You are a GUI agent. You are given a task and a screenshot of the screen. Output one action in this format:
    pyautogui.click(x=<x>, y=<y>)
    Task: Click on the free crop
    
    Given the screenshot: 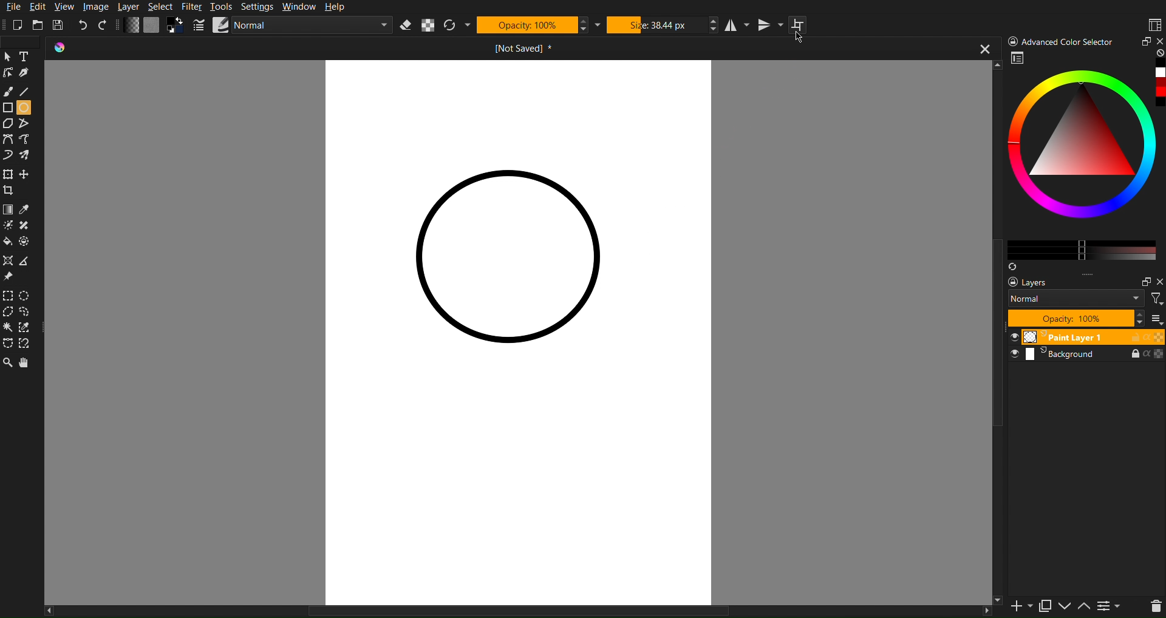 What is the action you would take?
    pyautogui.click(x=26, y=177)
    